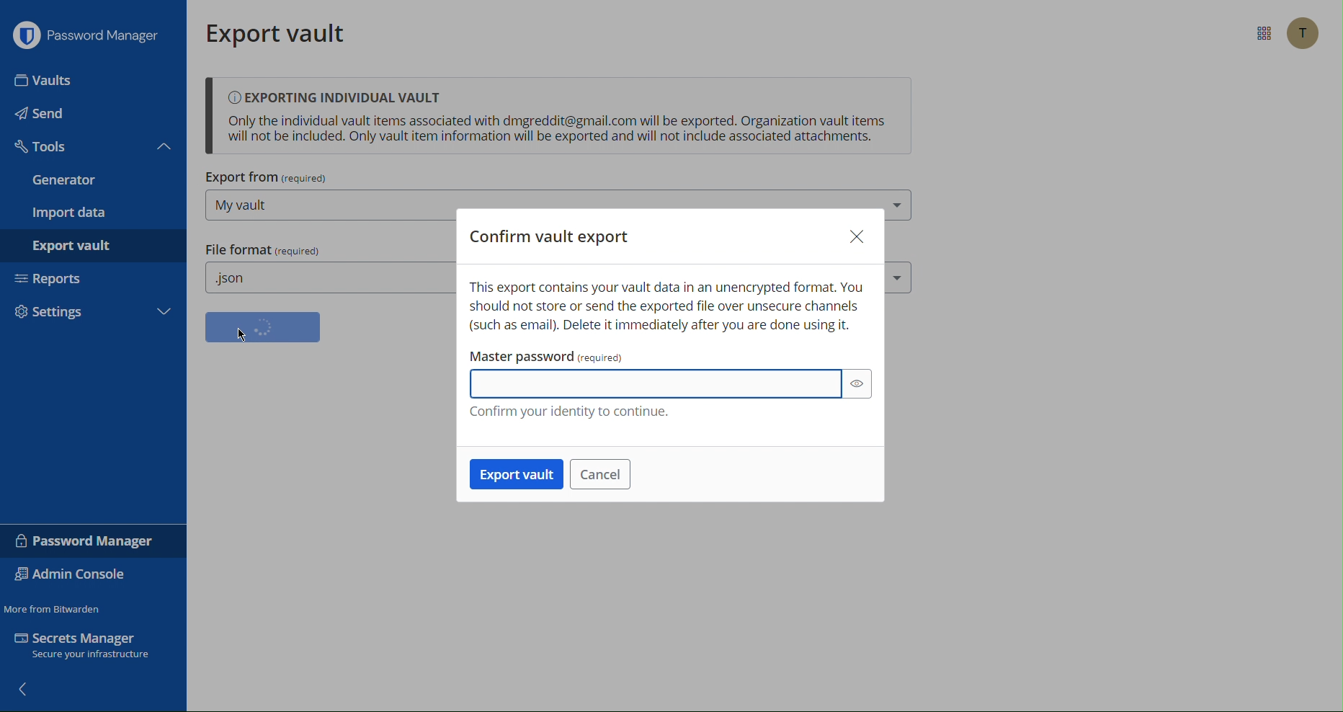 The height and width of the screenshot is (712, 1343). Describe the element at coordinates (31, 692) in the screenshot. I see `back` at that location.